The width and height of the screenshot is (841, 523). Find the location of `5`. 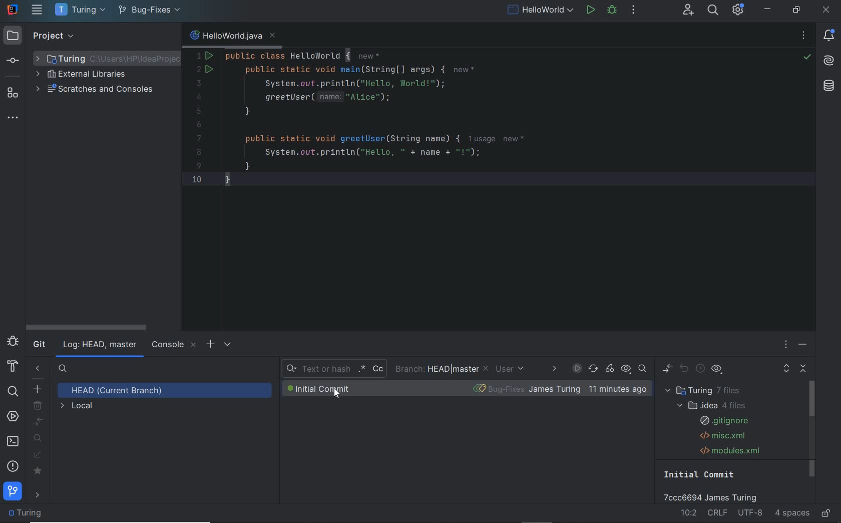

5 is located at coordinates (199, 111).